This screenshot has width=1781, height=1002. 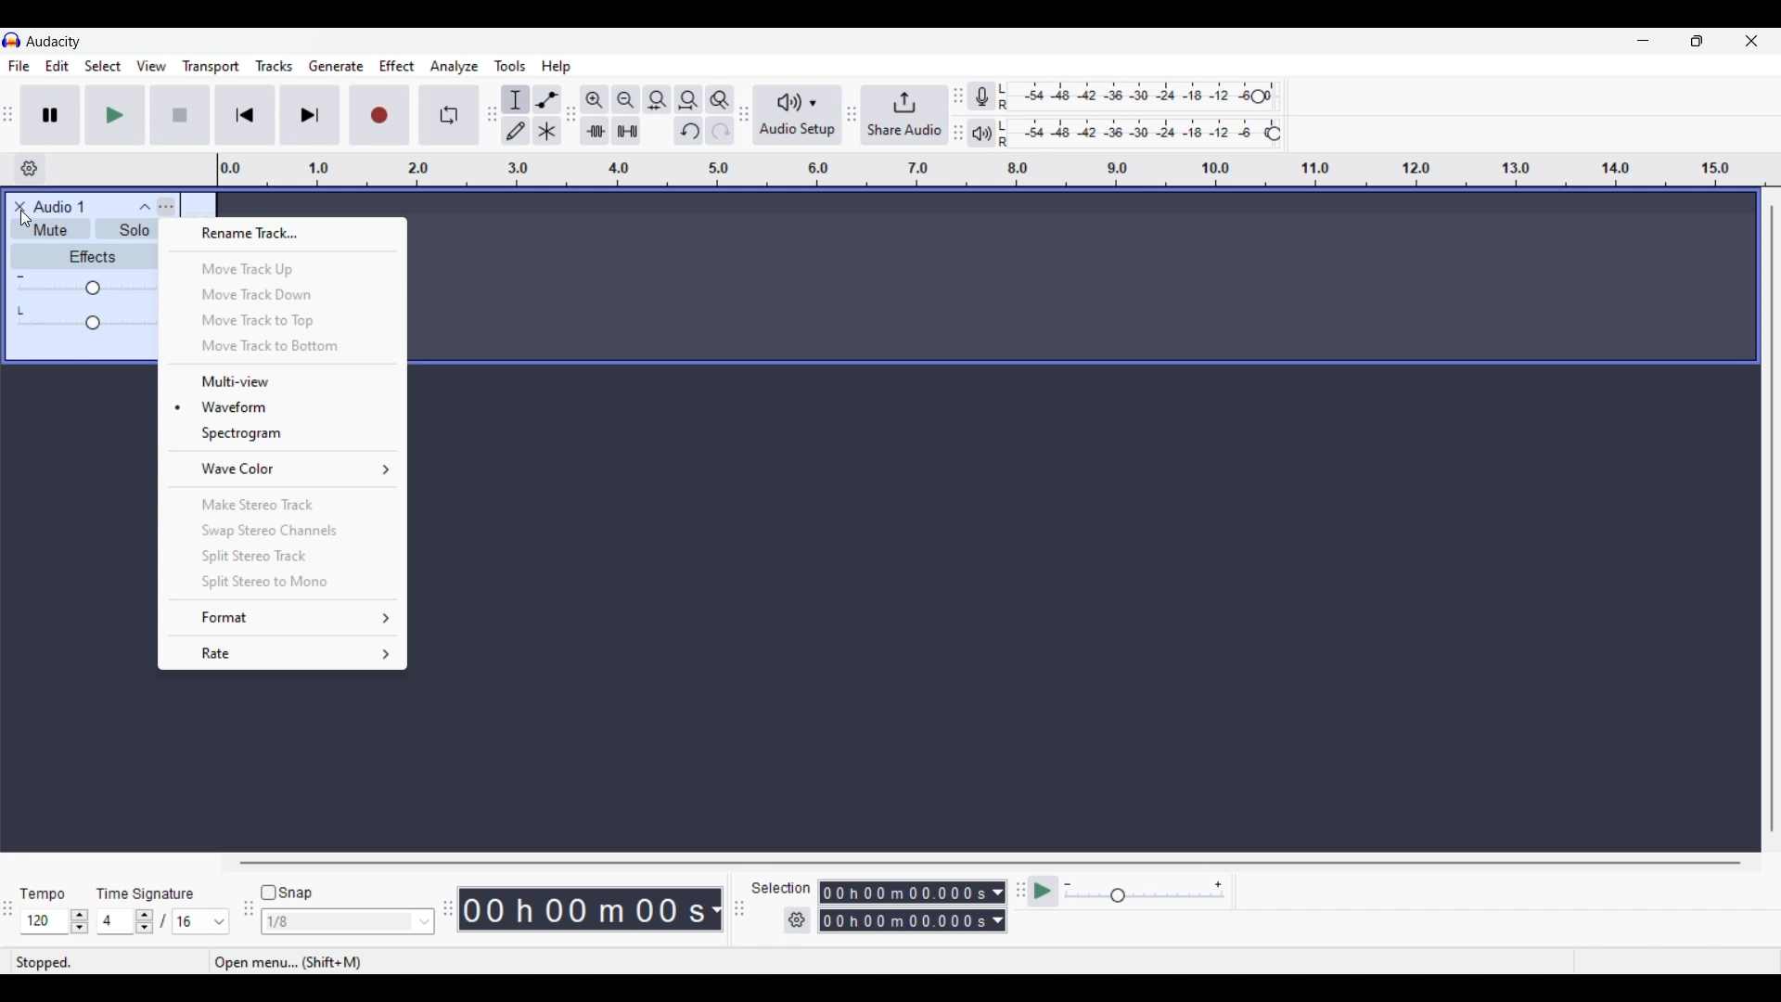 What do you see at coordinates (245, 114) in the screenshot?
I see `Skip to start/Select to start` at bounding box center [245, 114].